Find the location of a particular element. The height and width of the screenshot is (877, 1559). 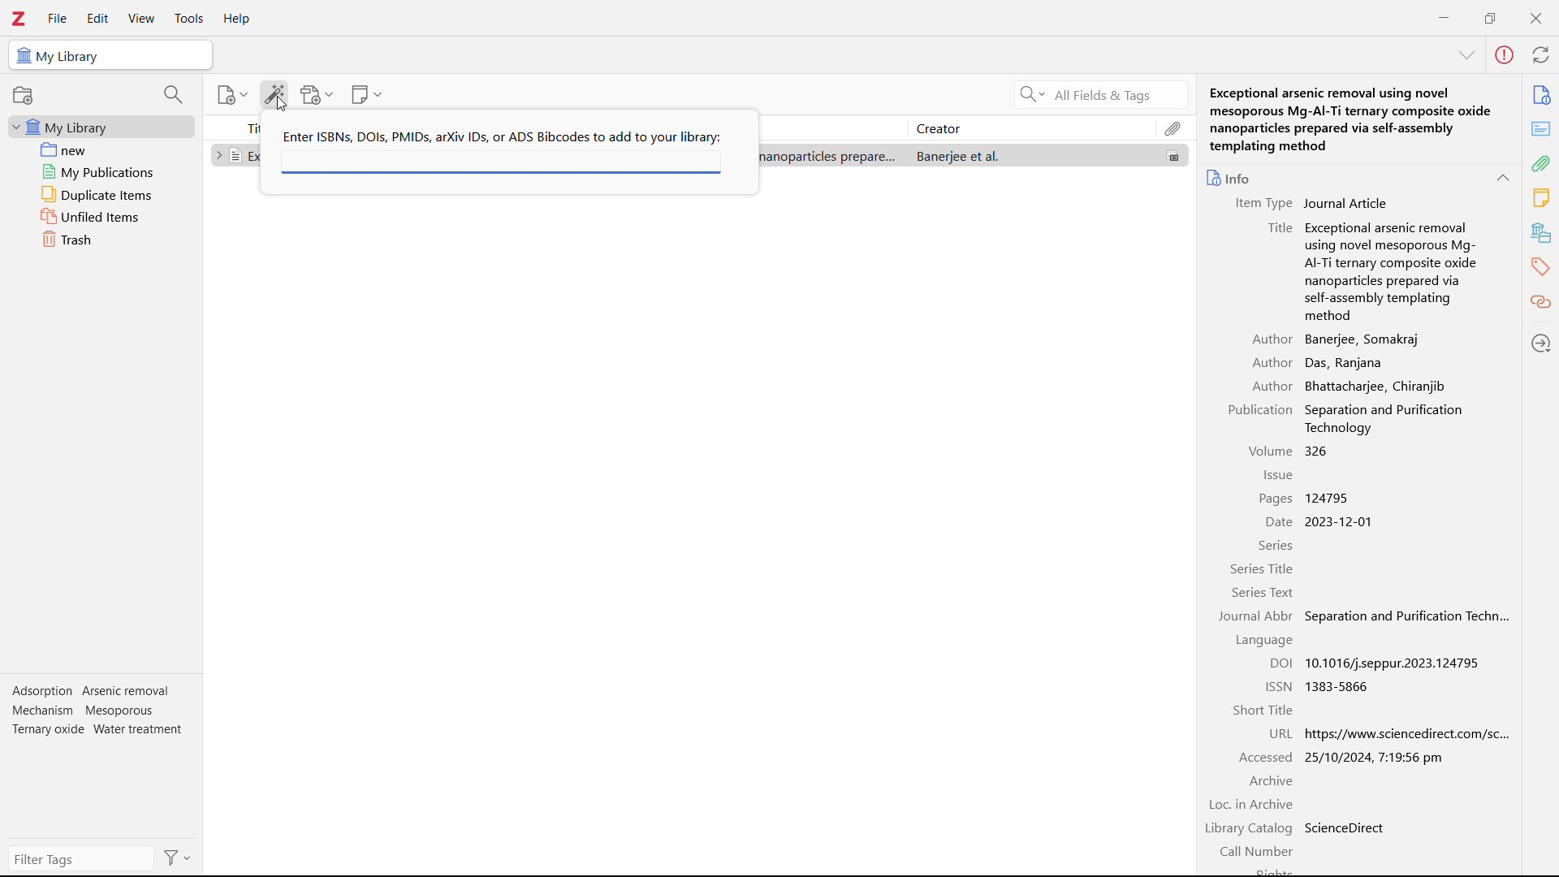

trash is located at coordinates (102, 239).